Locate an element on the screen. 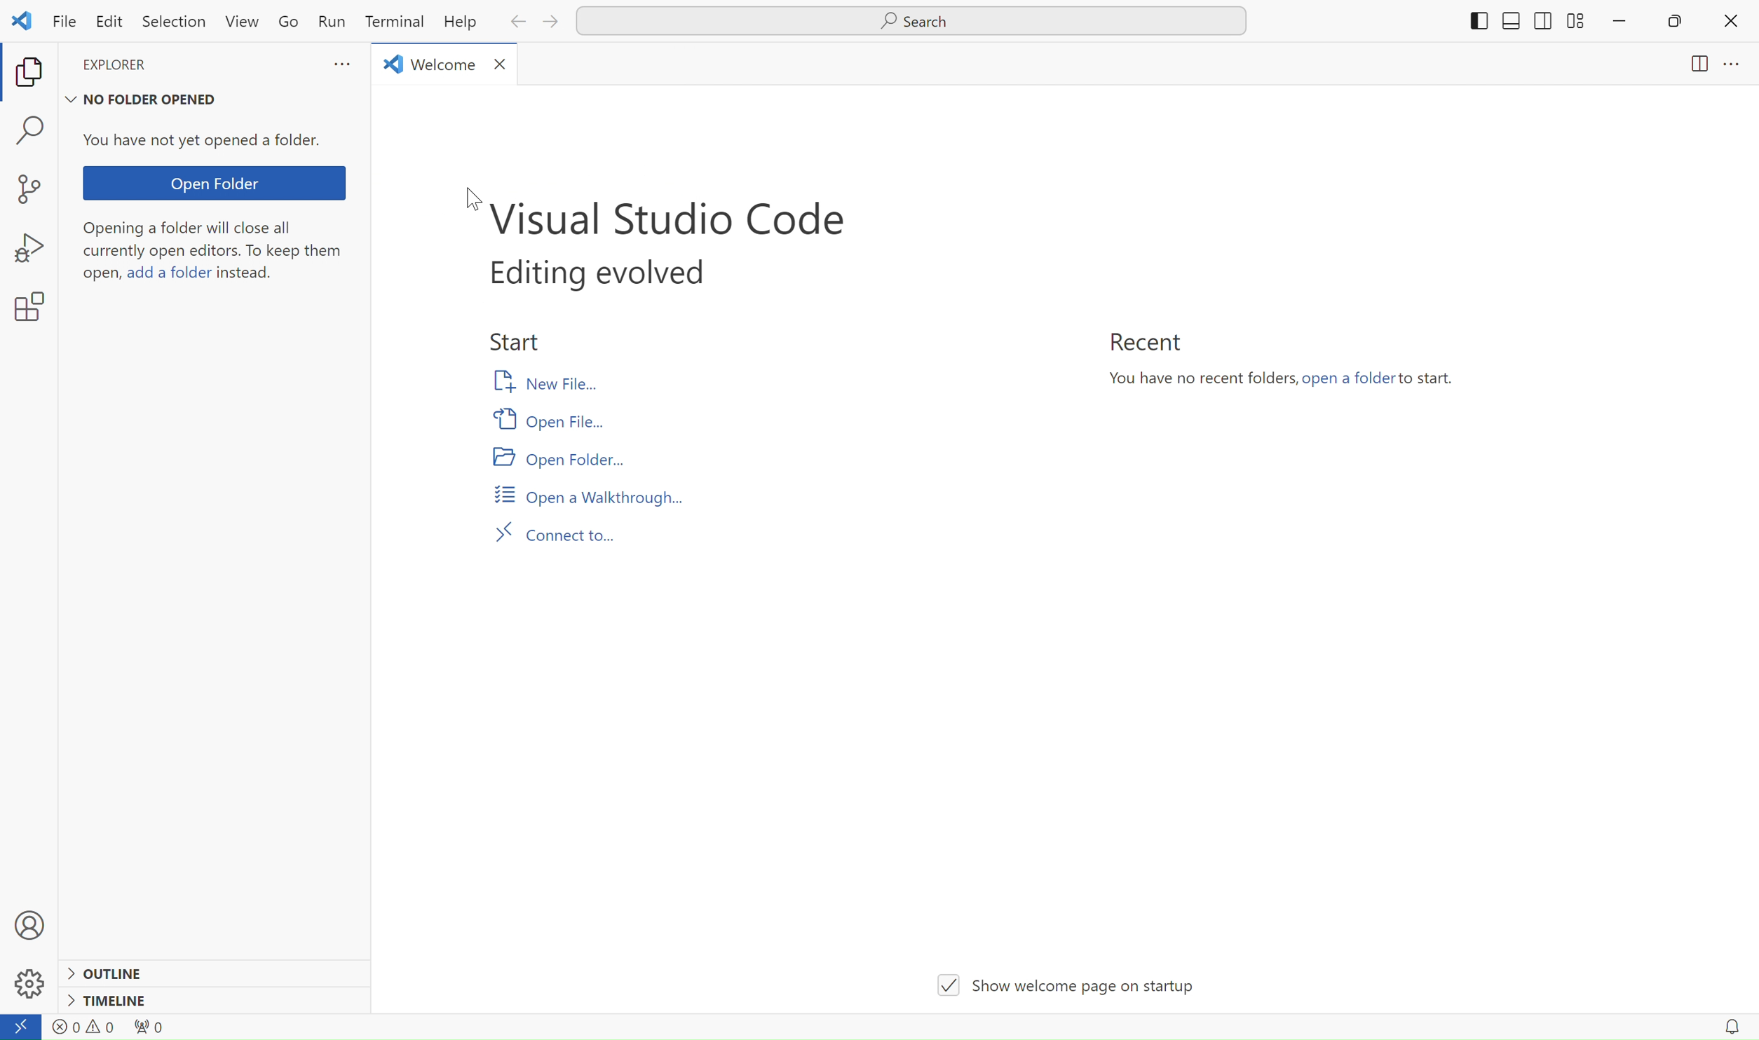  View is located at coordinates (243, 24).